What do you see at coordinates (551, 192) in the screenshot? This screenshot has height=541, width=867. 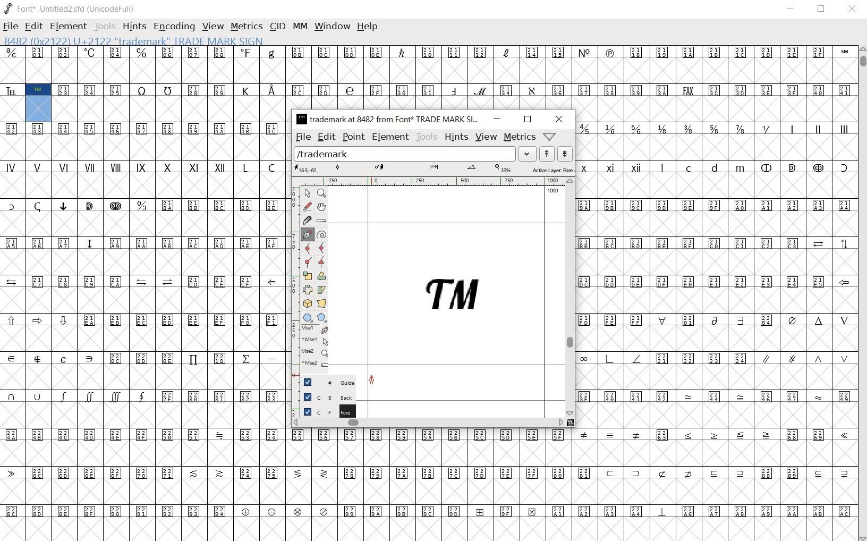 I see `1000` at bounding box center [551, 192].